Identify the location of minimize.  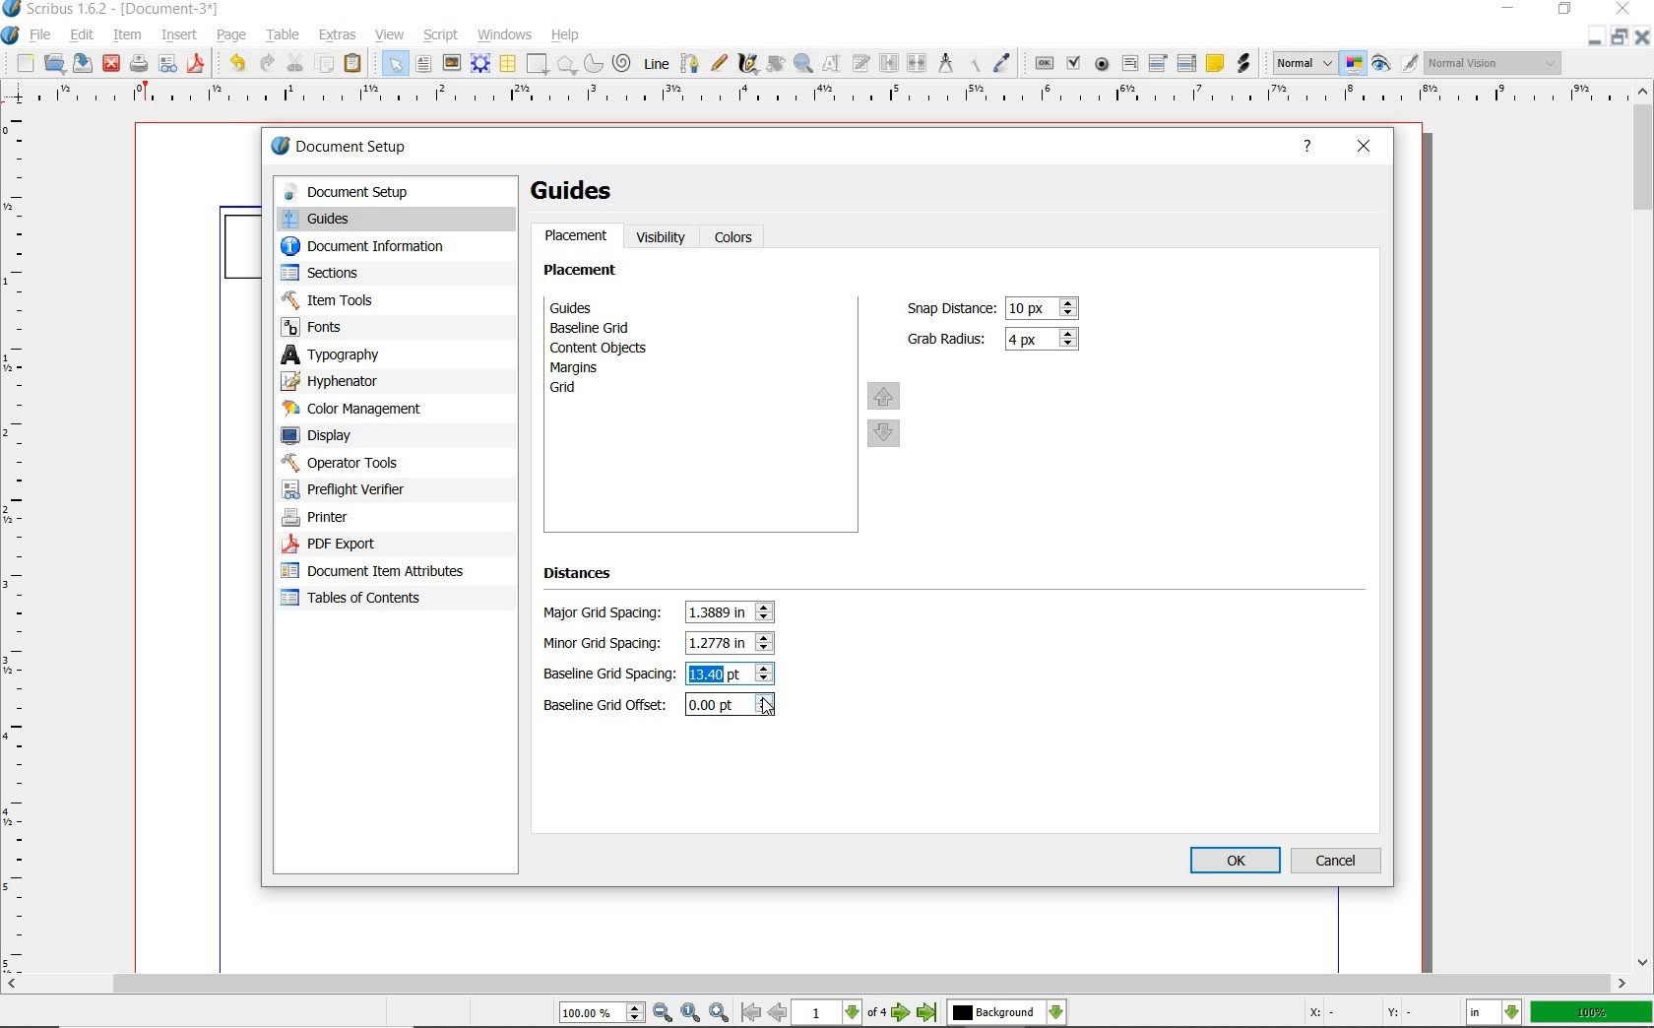
(1597, 36).